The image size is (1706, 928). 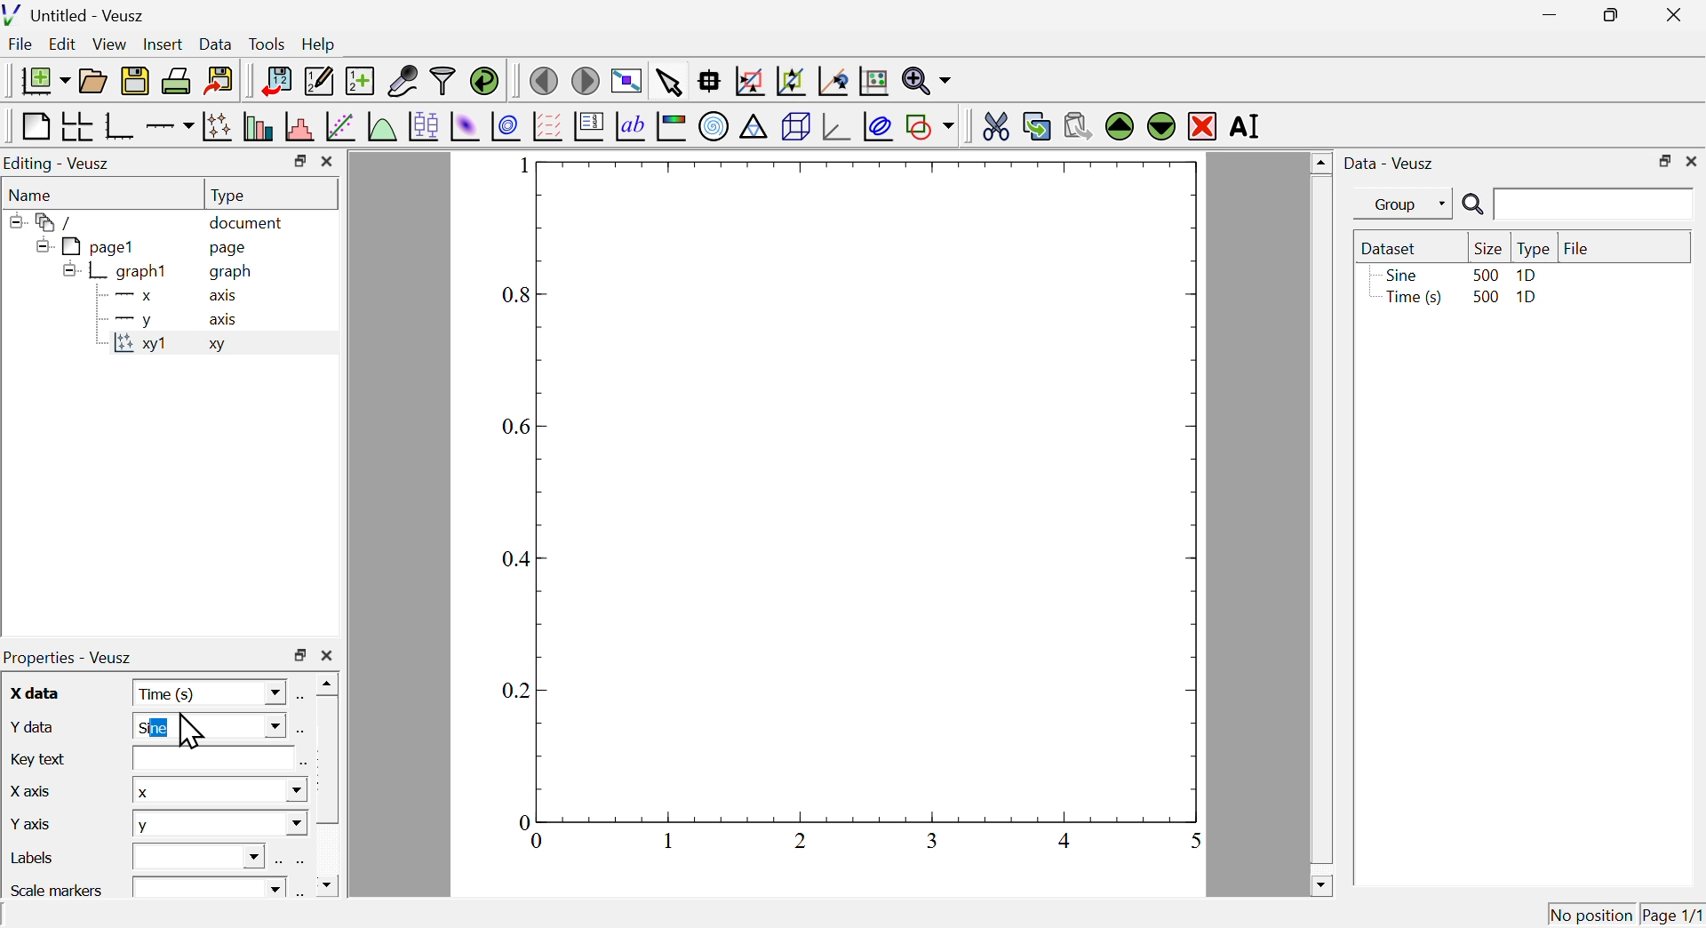 What do you see at coordinates (142, 348) in the screenshot?
I see `xy1` at bounding box center [142, 348].